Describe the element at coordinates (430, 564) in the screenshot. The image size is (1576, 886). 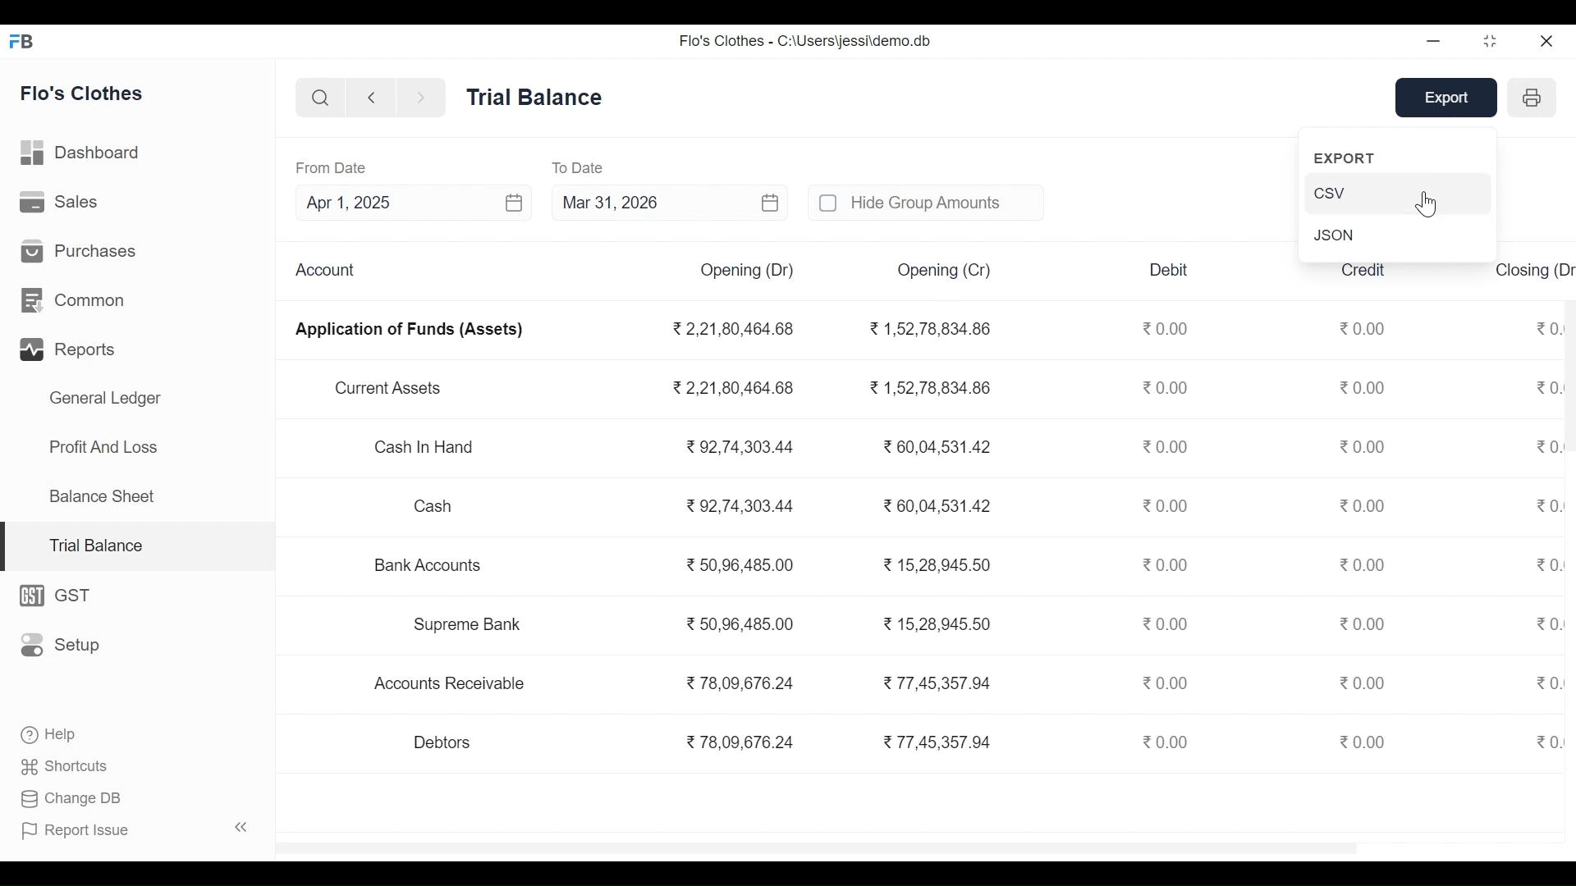
I see `Bank Accounts` at that location.